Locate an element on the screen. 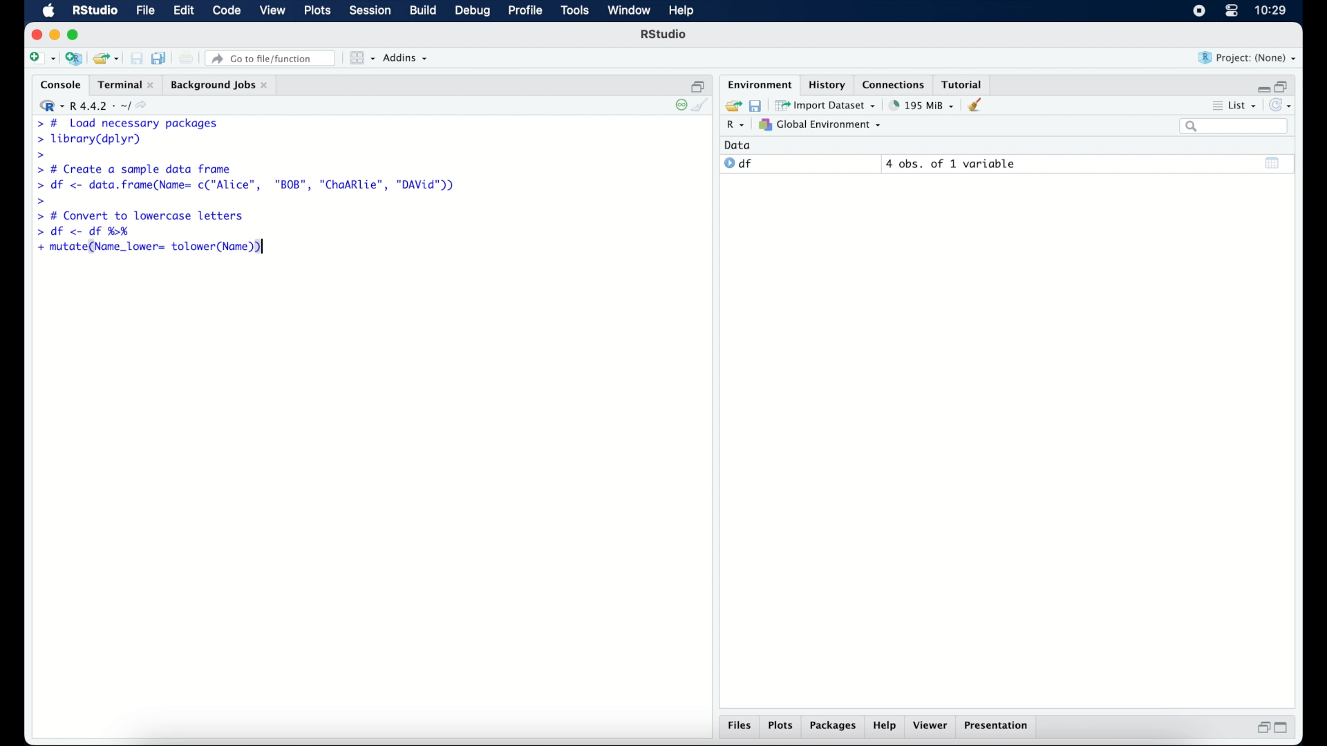 The height and width of the screenshot is (746, 1327). connections is located at coordinates (895, 84).